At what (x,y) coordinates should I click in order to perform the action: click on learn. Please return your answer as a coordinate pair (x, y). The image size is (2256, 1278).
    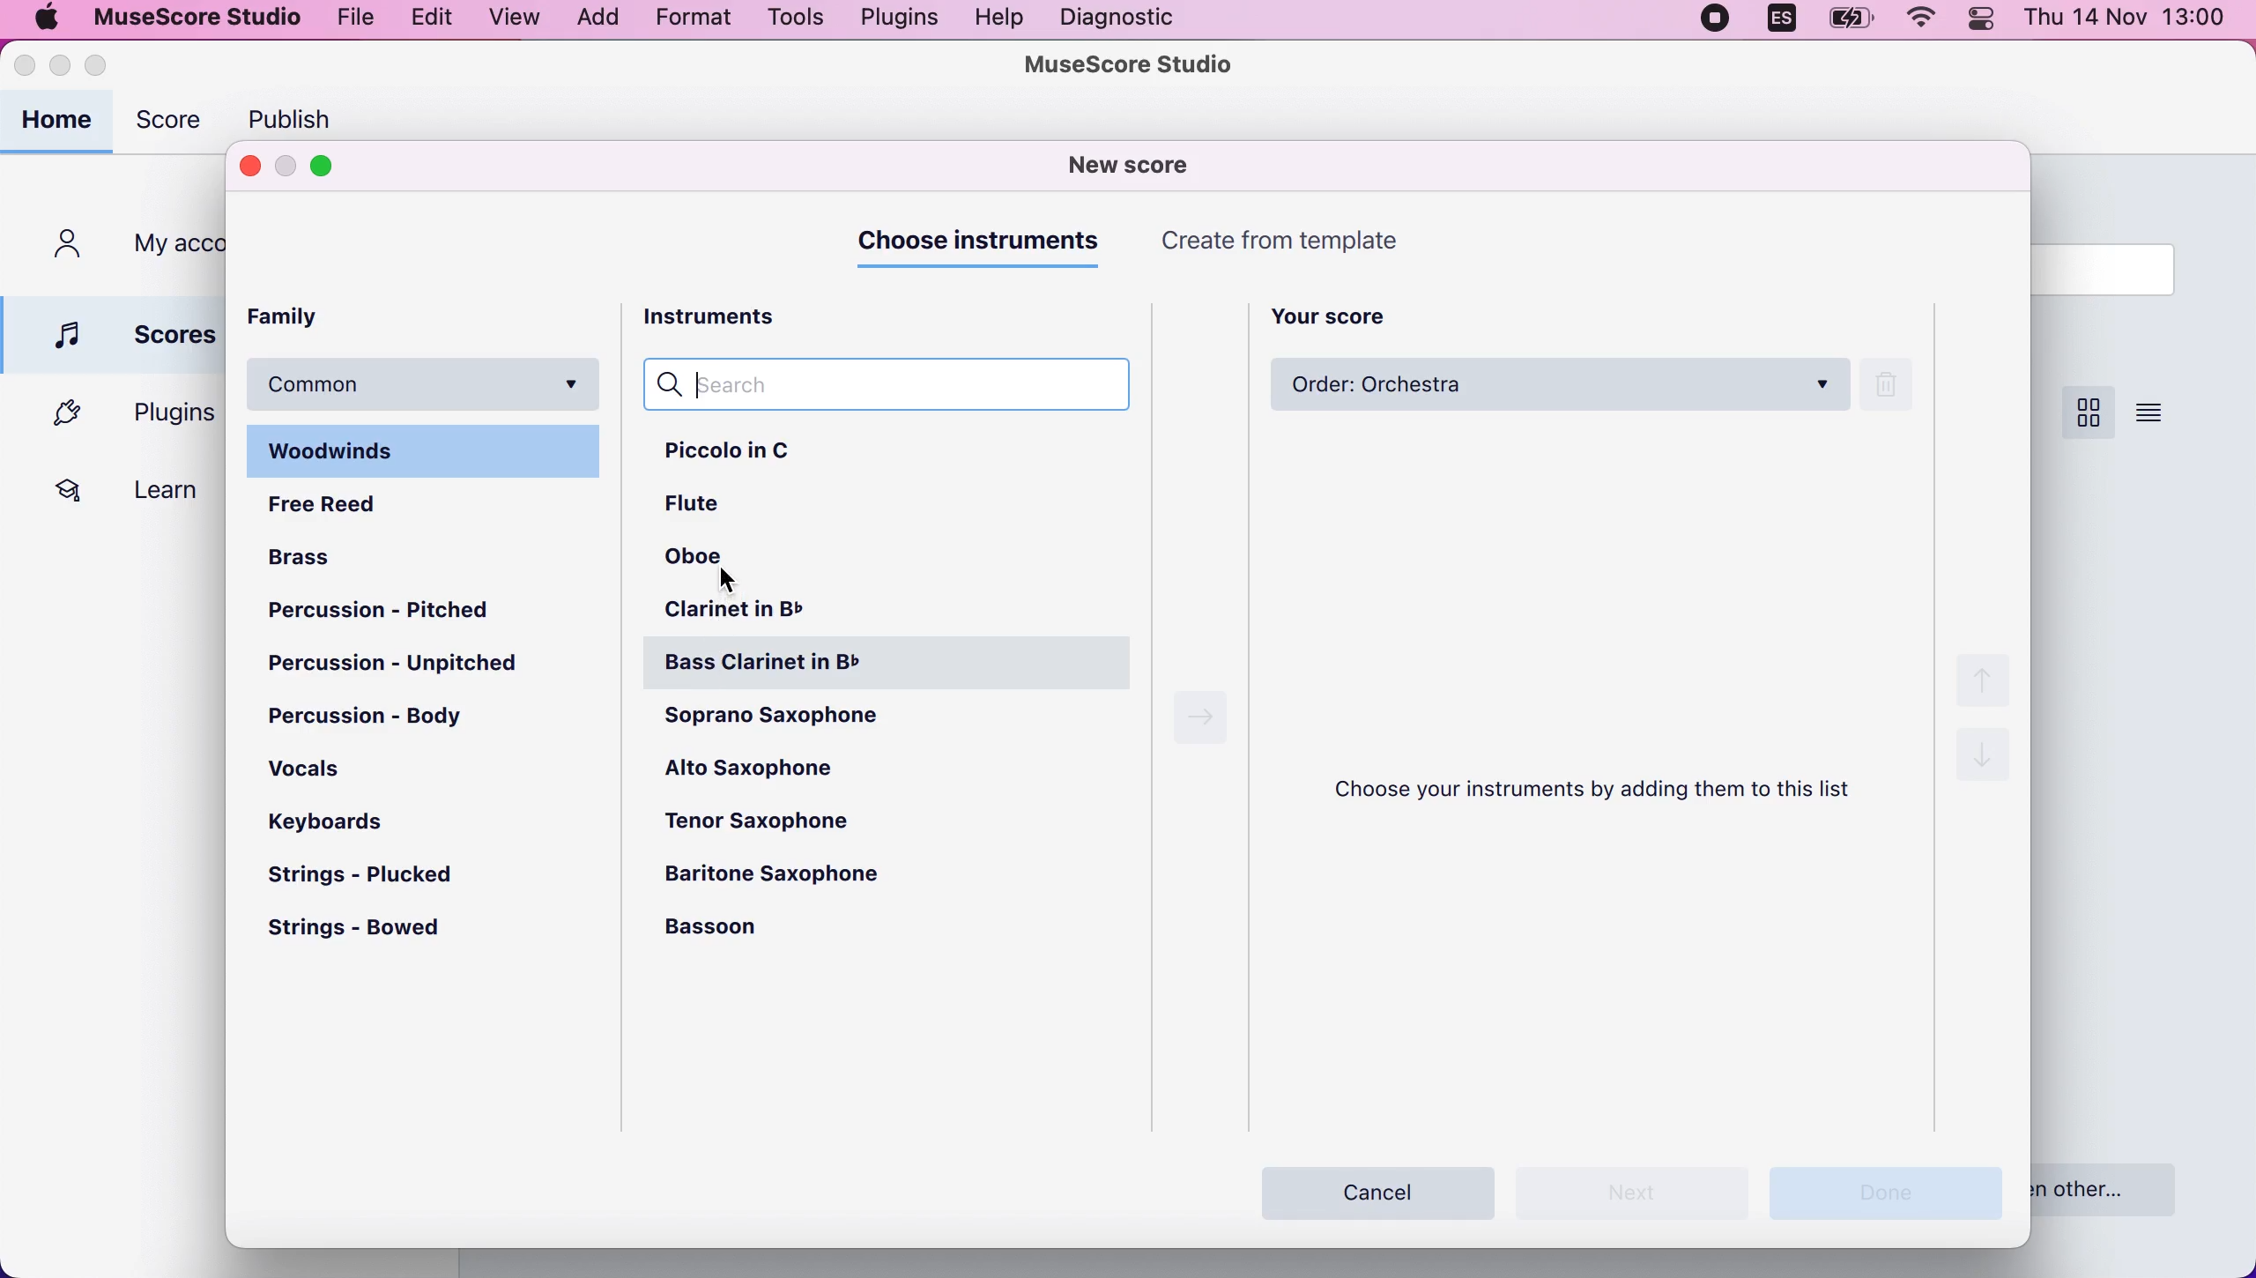
    Looking at the image, I should click on (118, 487).